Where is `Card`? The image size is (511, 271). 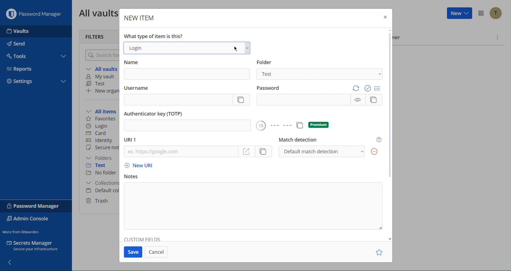 Card is located at coordinates (99, 134).